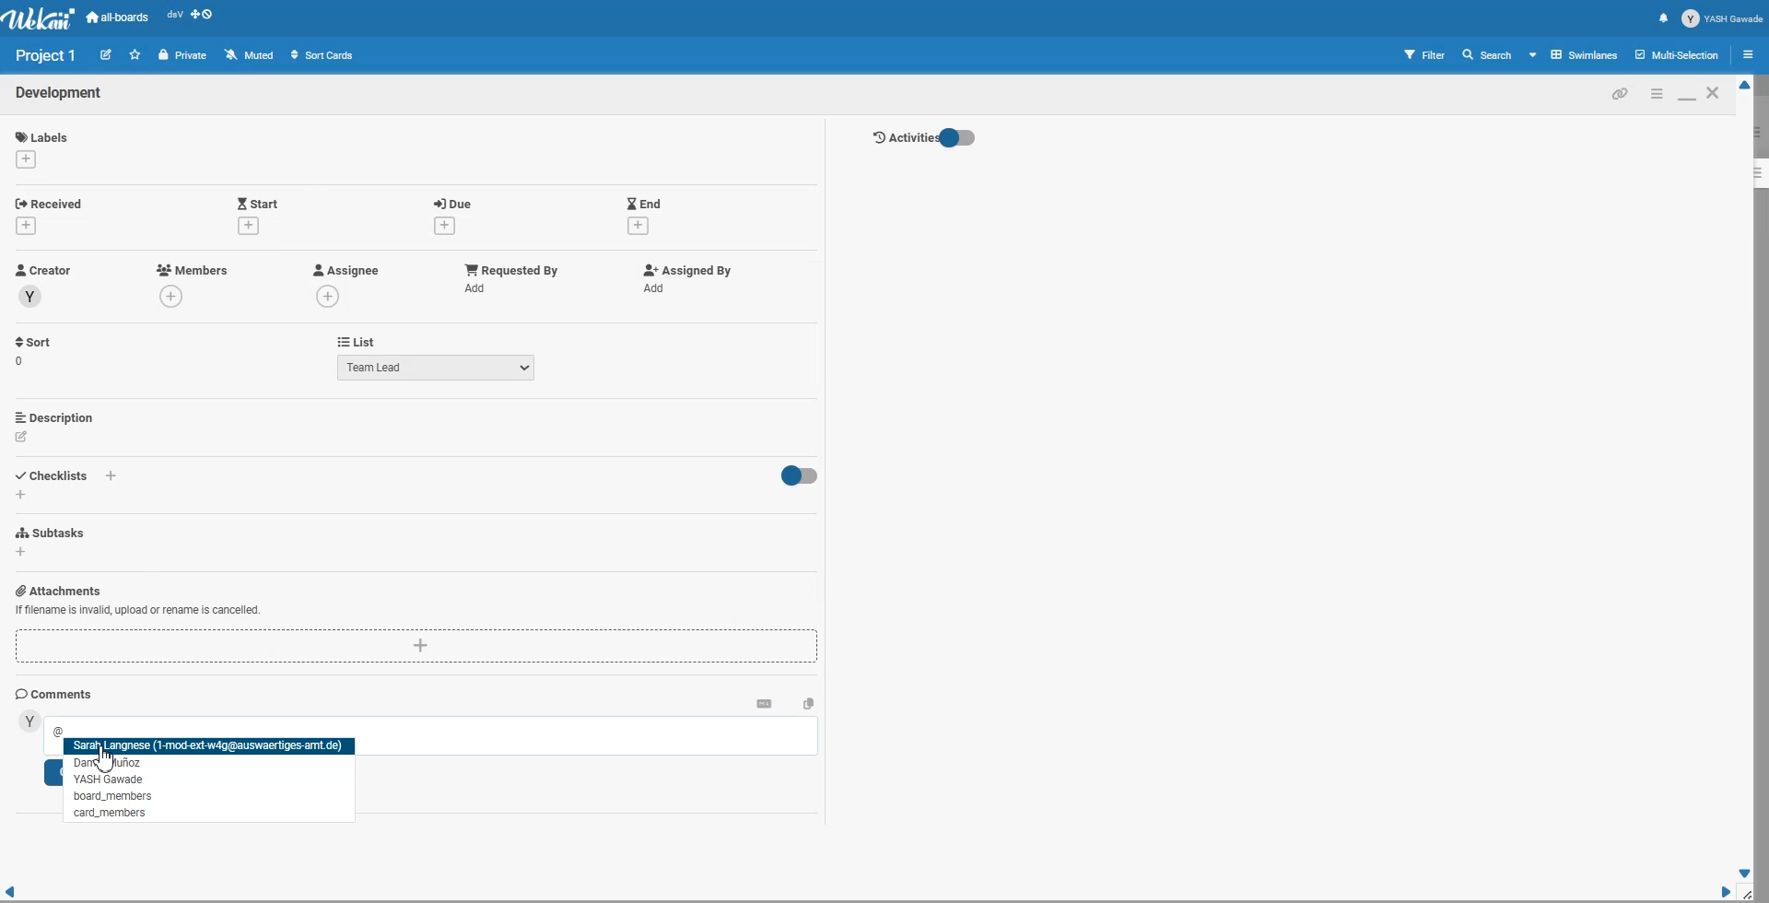 The width and height of the screenshot is (1769, 903). What do you see at coordinates (248, 225) in the screenshot?
I see `add` at bounding box center [248, 225].